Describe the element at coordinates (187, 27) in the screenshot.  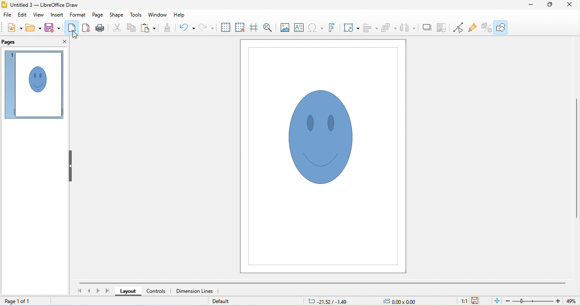
I see `undo` at that location.